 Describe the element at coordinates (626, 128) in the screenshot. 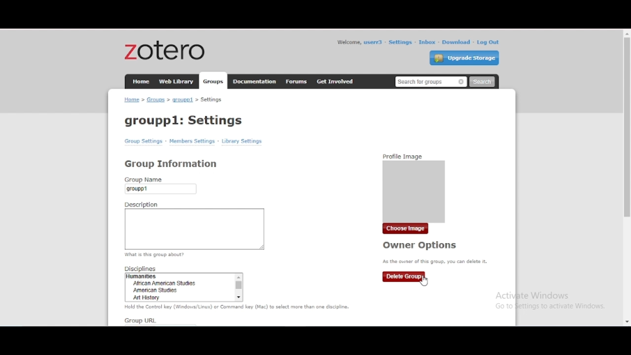

I see `vertical scroll bar` at that location.